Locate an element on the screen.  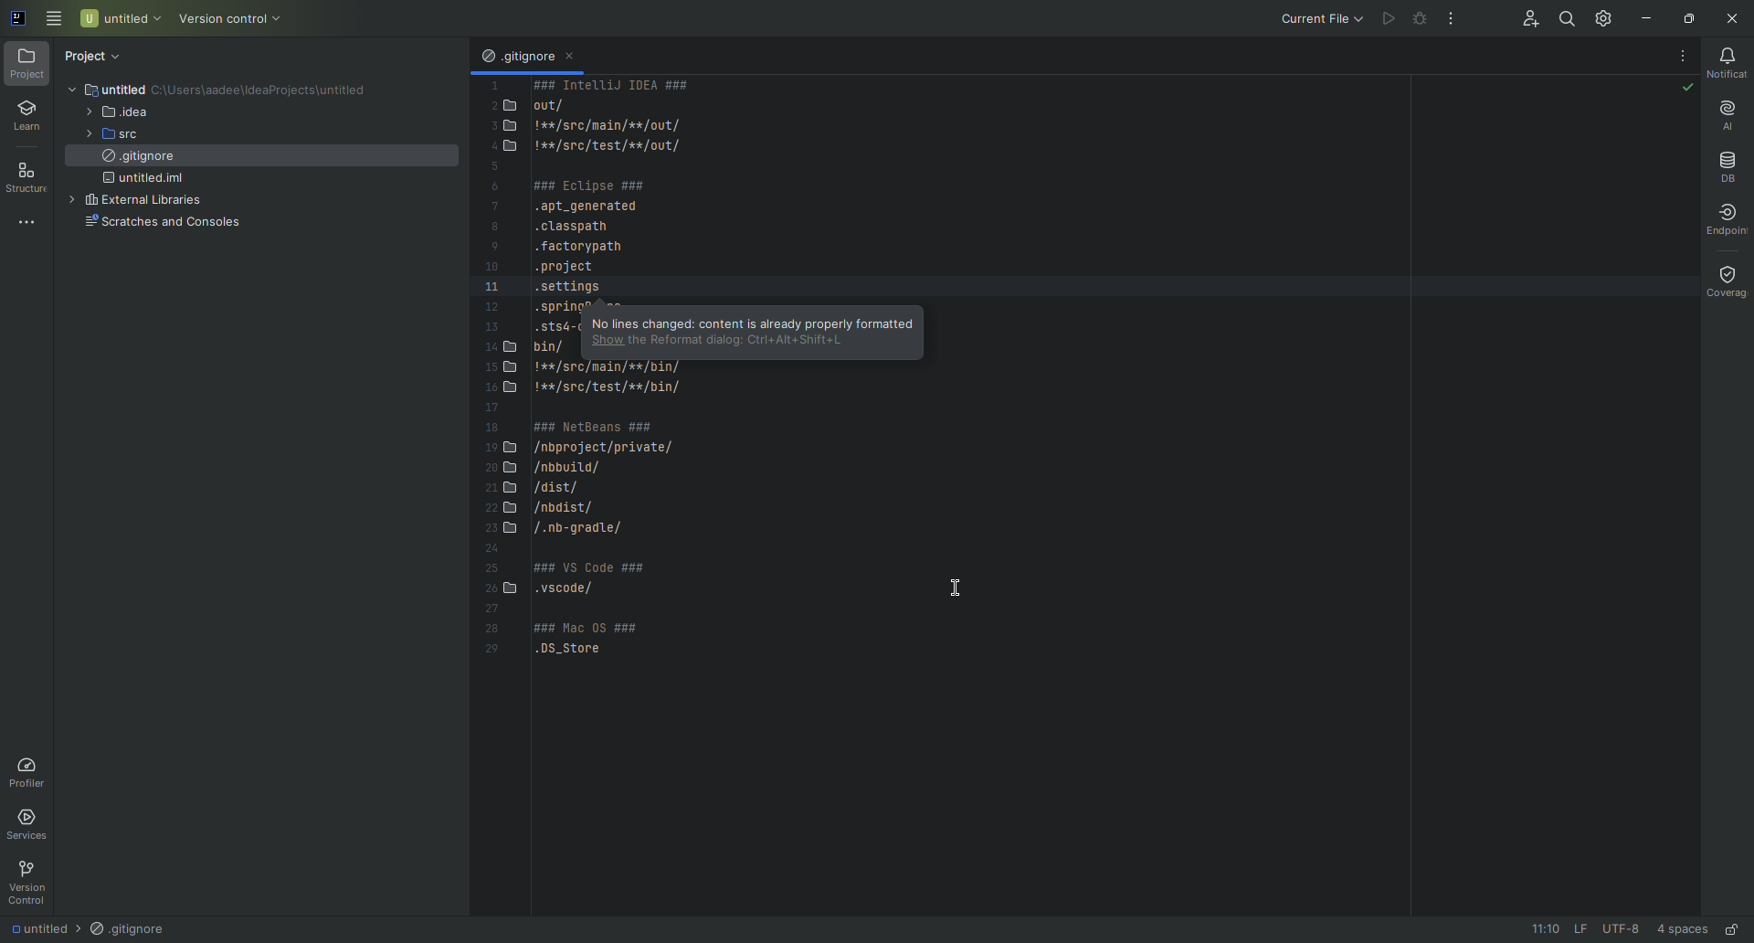
Project is located at coordinates (98, 53).